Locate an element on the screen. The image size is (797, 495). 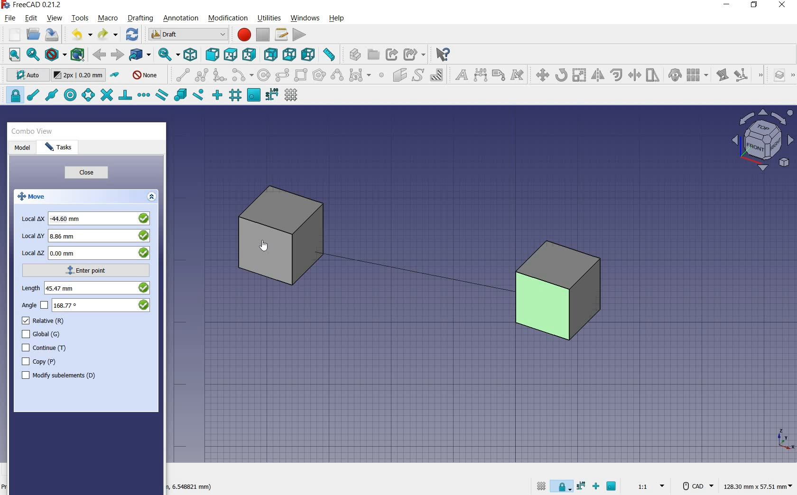
switch between workbenches is located at coordinates (187, 35).